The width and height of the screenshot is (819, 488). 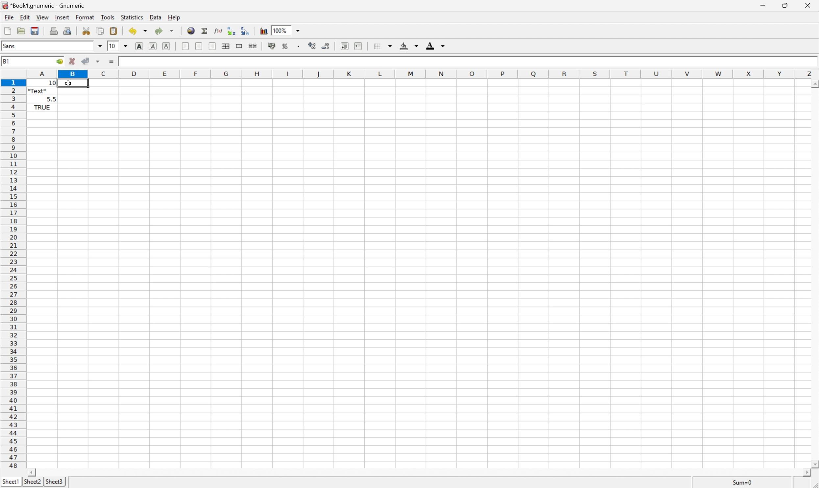 I want to click on Scroll Down, so click(x=814, y=463).